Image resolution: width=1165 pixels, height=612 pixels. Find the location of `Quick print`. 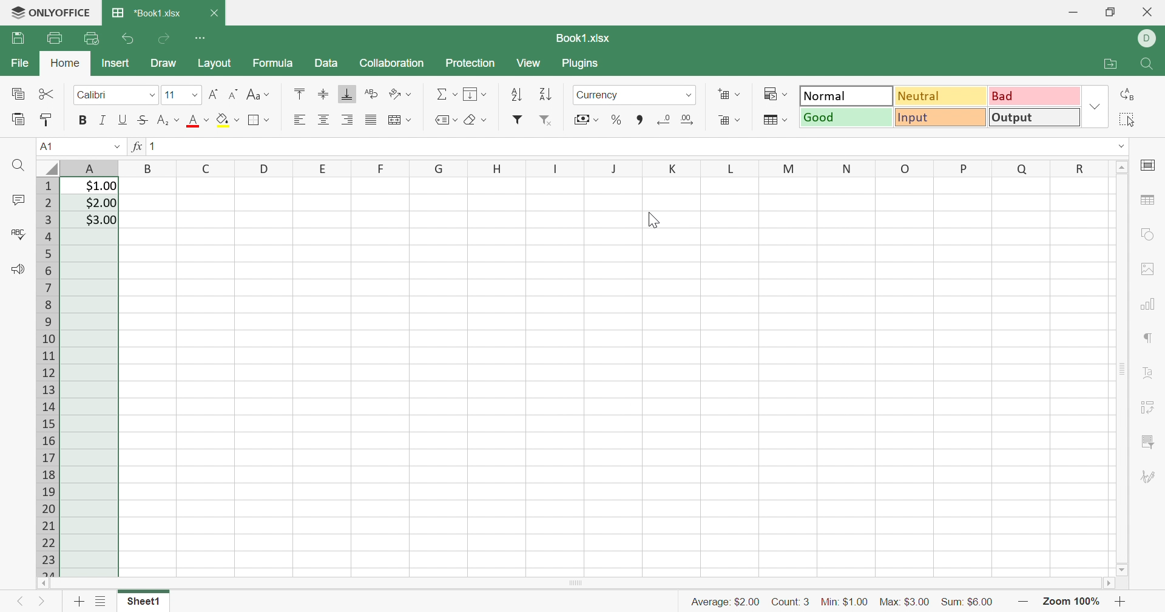

Quick print is located at coordinates (92, 38).